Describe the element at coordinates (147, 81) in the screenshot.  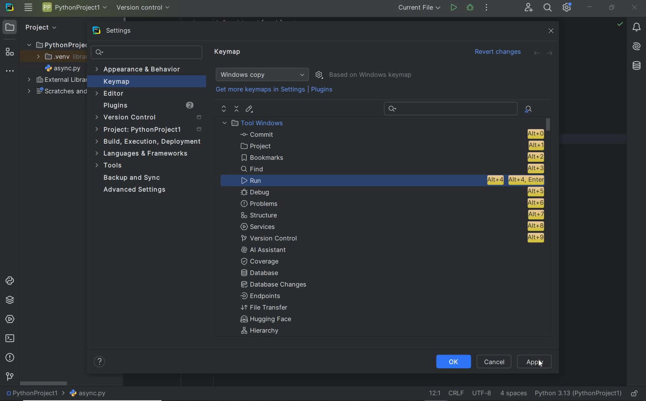
I see `Keymap` at that location.